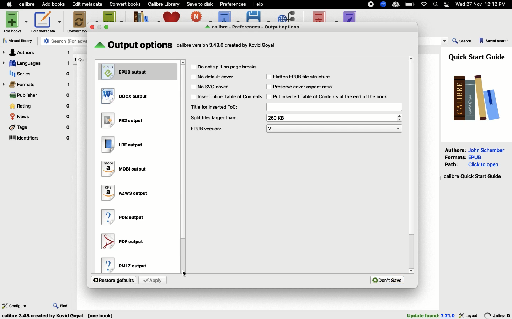 The width and height of the screenshot is (512, 319). Describe the element at coordinates (494, 41) in the screenshot. I see `Saved search` at that location.